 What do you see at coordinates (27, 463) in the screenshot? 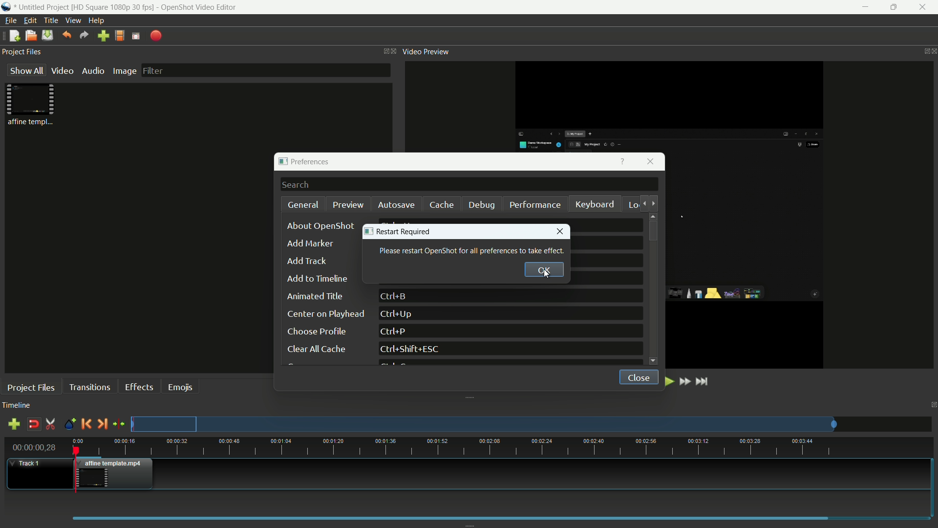
I see `track 1` at bounding box center [27, 463].